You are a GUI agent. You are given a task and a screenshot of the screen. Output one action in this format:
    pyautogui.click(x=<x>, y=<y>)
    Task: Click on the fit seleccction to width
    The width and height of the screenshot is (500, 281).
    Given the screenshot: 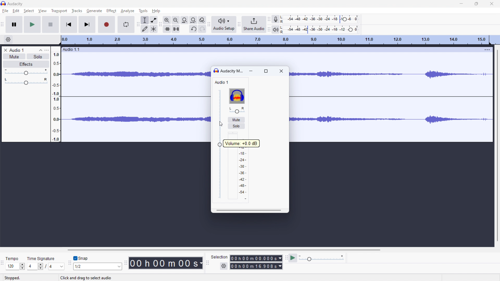 What is the action you would take?
    pyautogui.click(x=185, y=20)
    